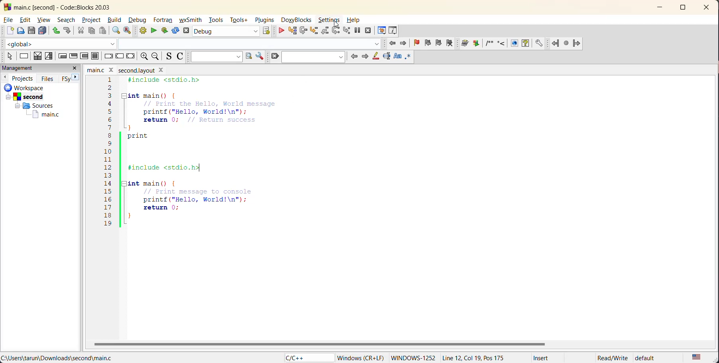 Image resolution: width=719 pixels, height=363 pixels. Describe the element at coordinates (55, 30) in the screenshot. I see `undo` at that location.